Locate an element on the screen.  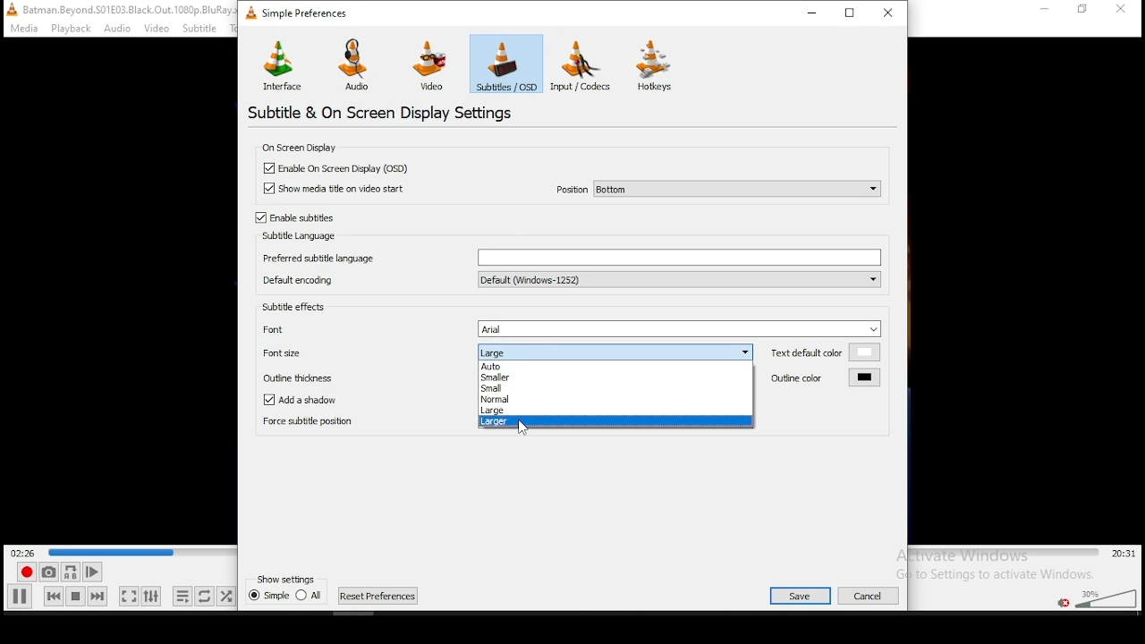
interface is located at coordinates (280, 64).